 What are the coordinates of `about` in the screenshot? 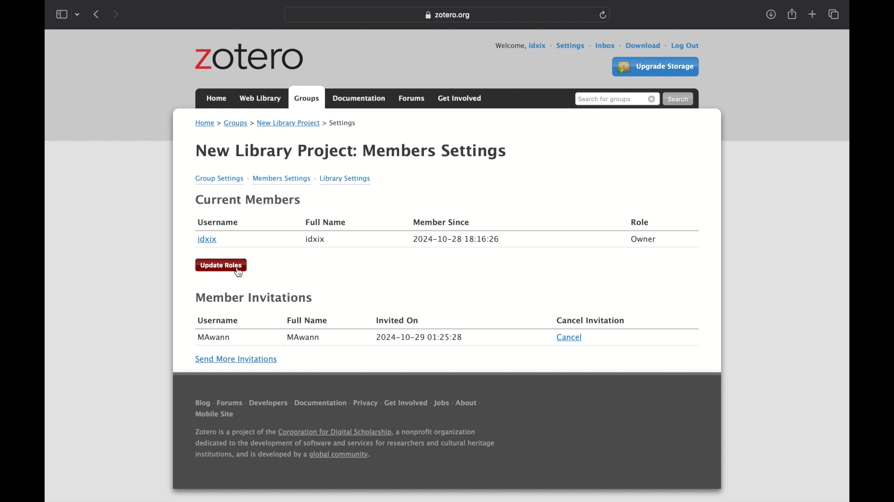 It's located at (471, 402).